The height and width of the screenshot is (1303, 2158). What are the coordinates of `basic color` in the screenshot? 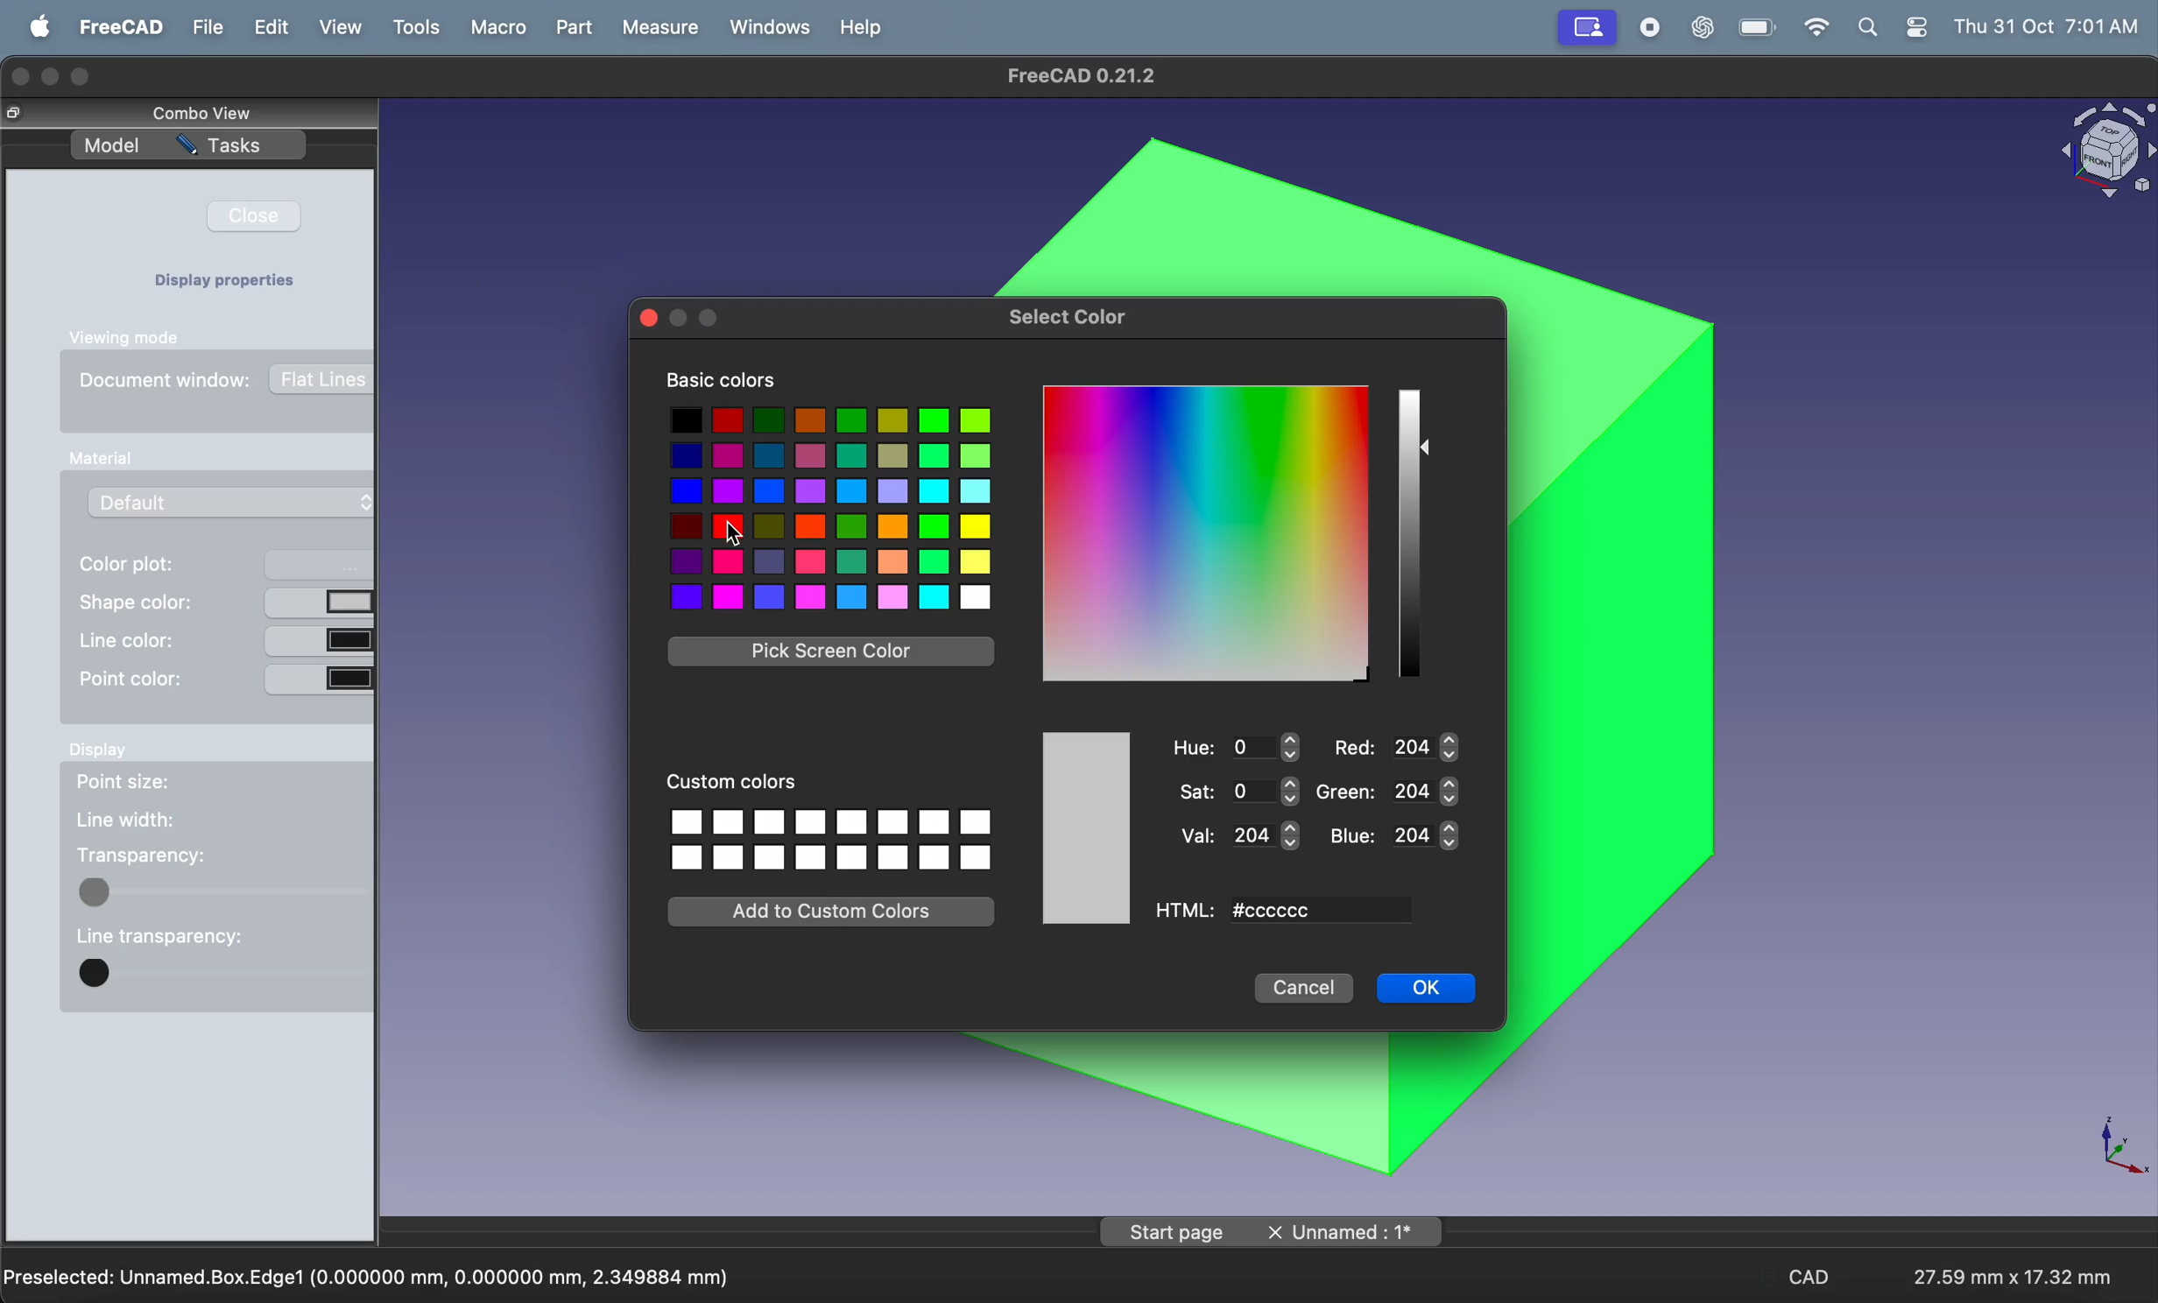 It's located at (726, 381).